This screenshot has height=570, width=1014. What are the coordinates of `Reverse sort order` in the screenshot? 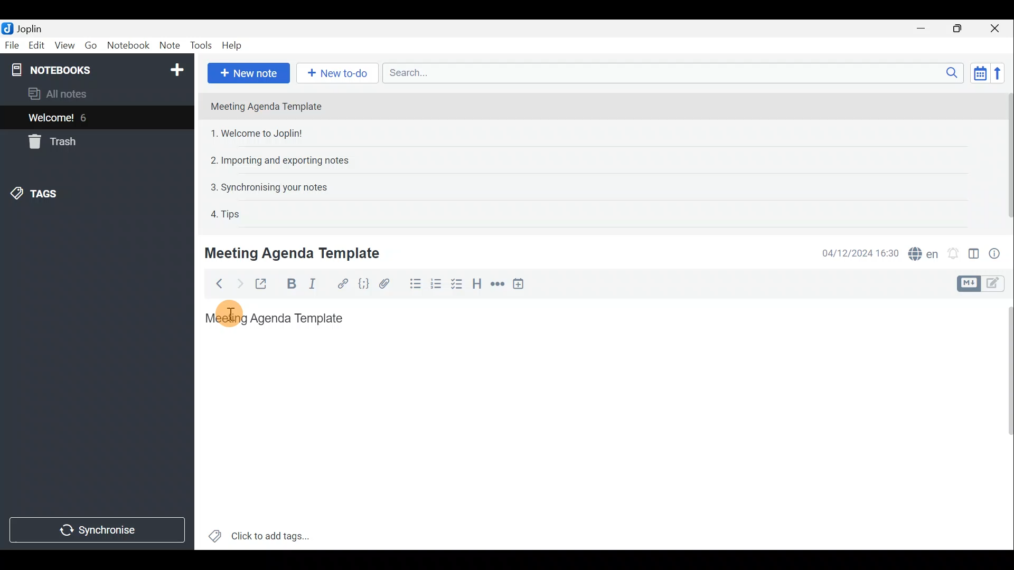 It's located at (999, 73).